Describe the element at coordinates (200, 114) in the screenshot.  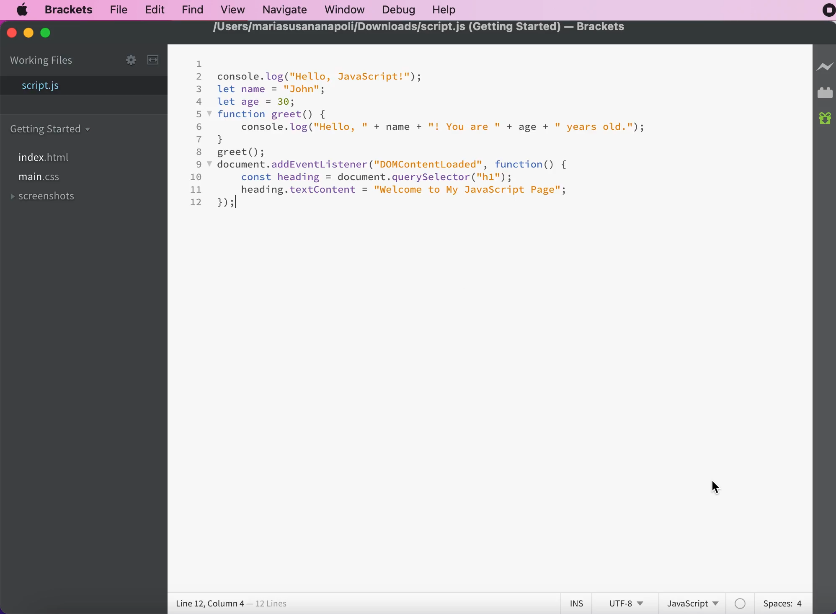
I see `5` at that location.